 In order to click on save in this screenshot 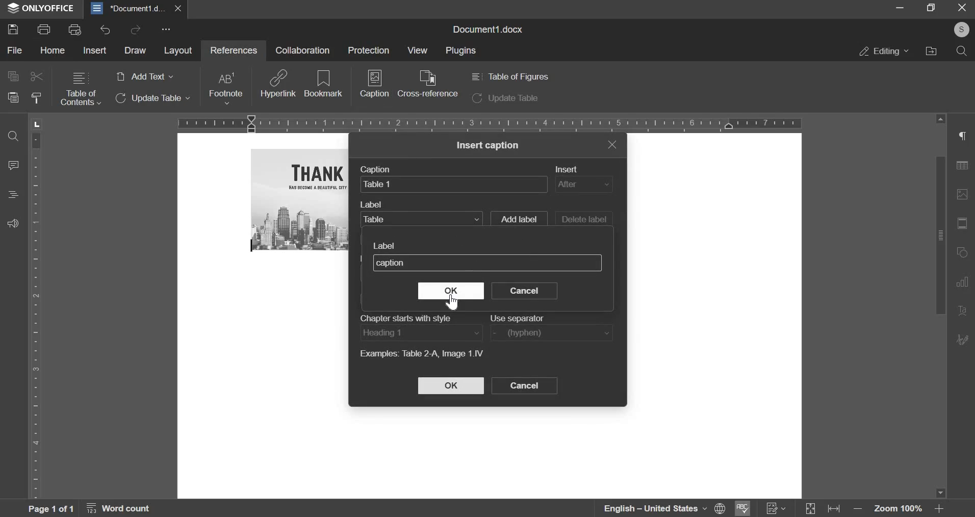, I will do `click(12, 29)`.